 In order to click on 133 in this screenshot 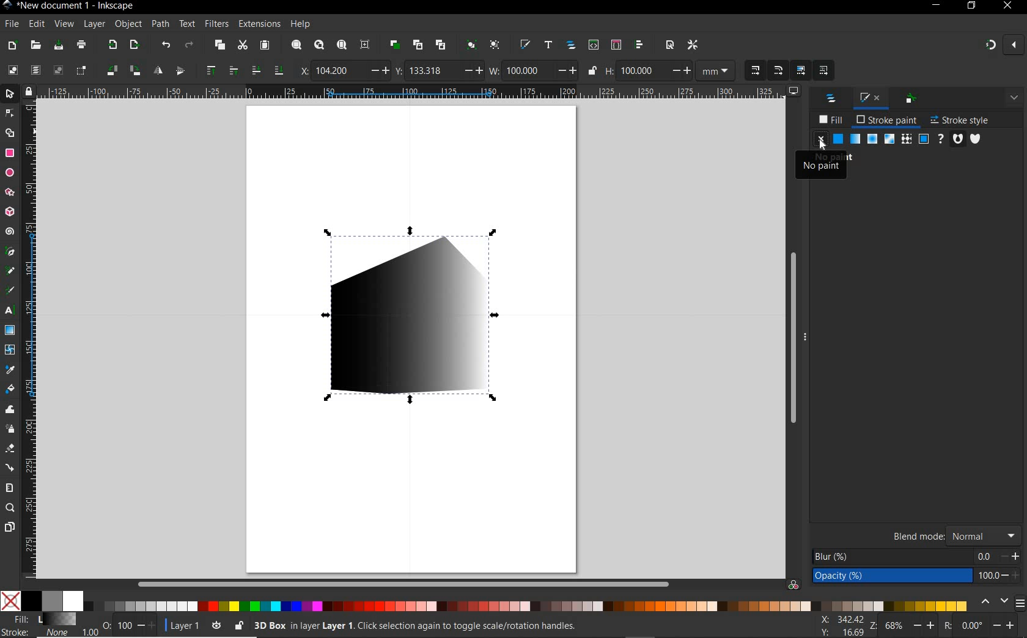, I will do `click(432, 71)`.